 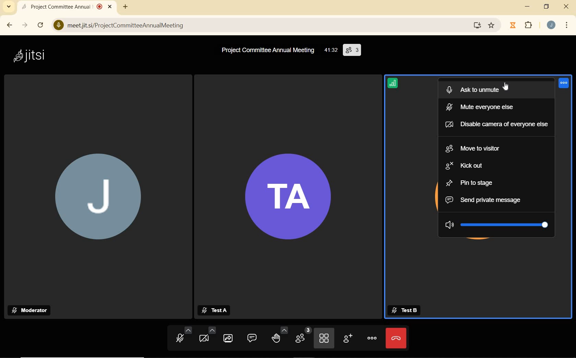 What do you see at coordinates (9, 26) in the screenshot?
I see `BACK` at bounding box center [9, 26].